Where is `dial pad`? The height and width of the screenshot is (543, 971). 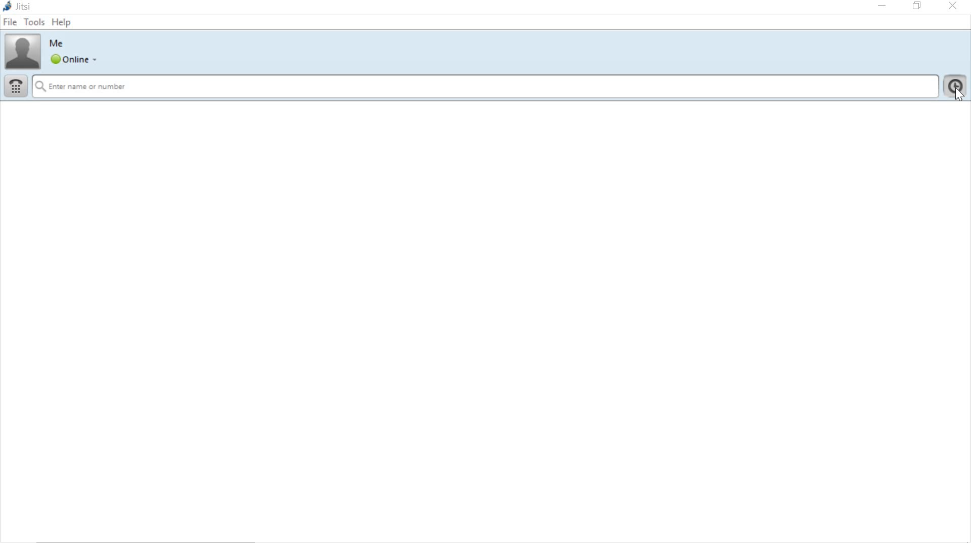
dial pad is located at coordinates (15, 87).